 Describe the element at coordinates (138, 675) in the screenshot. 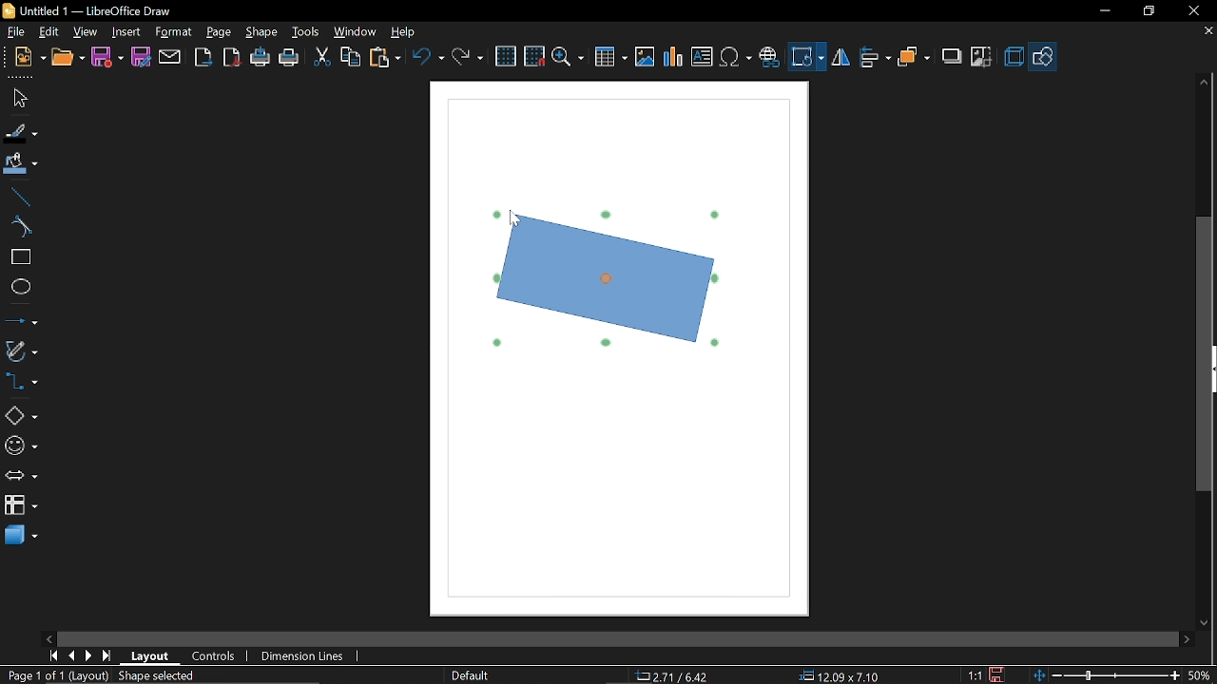

I see `(Layout) Shape selected` at that location.